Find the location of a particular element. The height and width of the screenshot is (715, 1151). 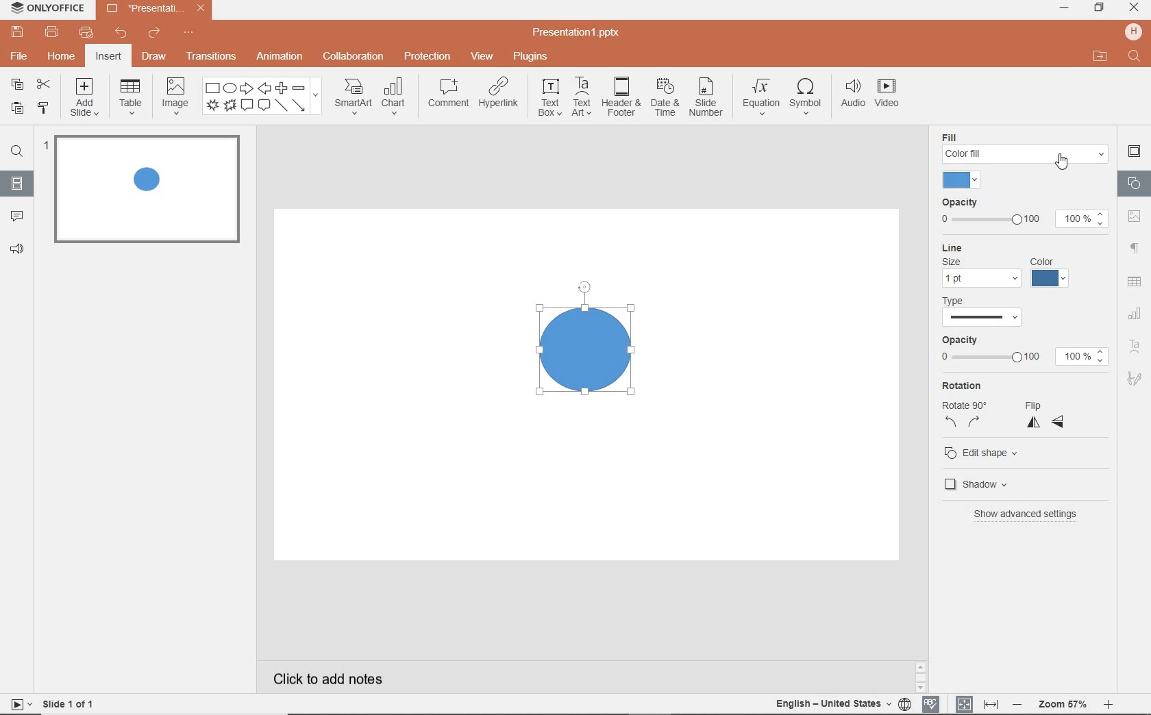

protection is located at coordinates (427, 58).